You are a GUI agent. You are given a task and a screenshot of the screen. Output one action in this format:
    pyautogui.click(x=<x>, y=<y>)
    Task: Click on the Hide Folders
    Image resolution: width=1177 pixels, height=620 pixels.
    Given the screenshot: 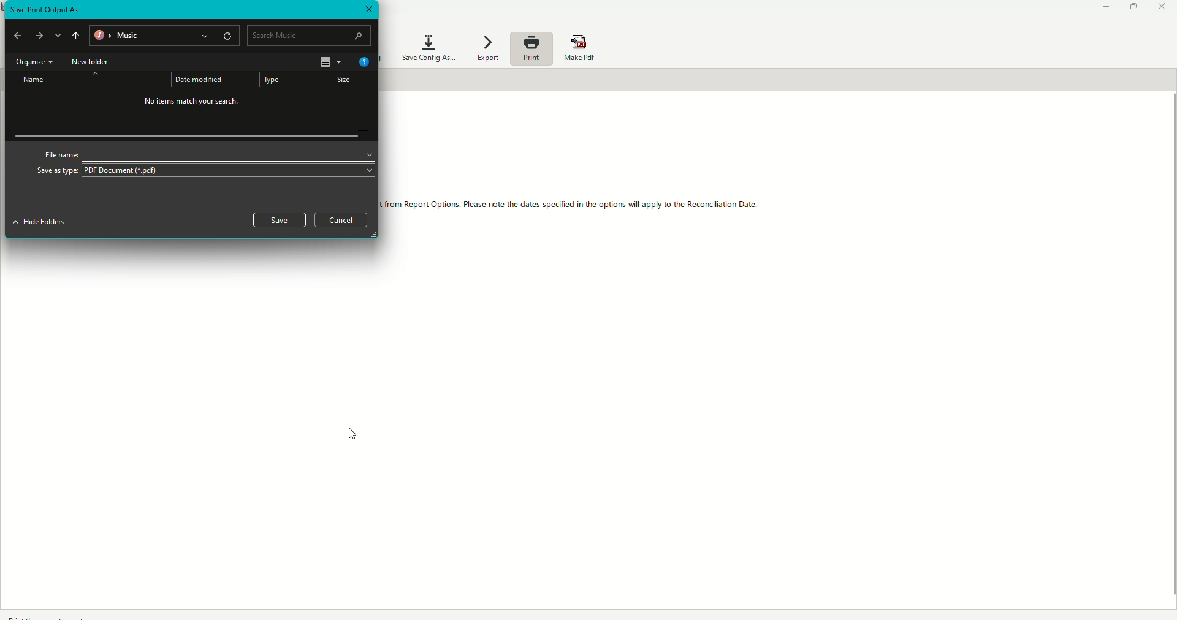 What is the action you would take?
    pyautogui.click(x=39, y=223)
    